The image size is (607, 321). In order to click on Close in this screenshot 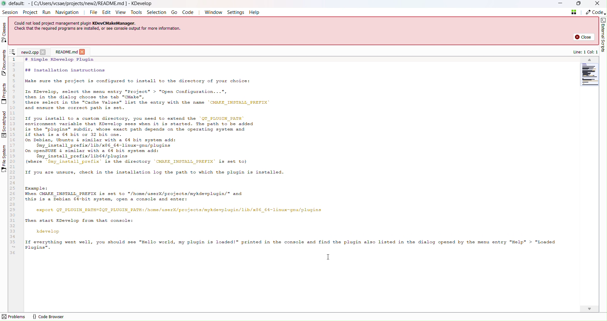, I will do `click(598, 3)`.